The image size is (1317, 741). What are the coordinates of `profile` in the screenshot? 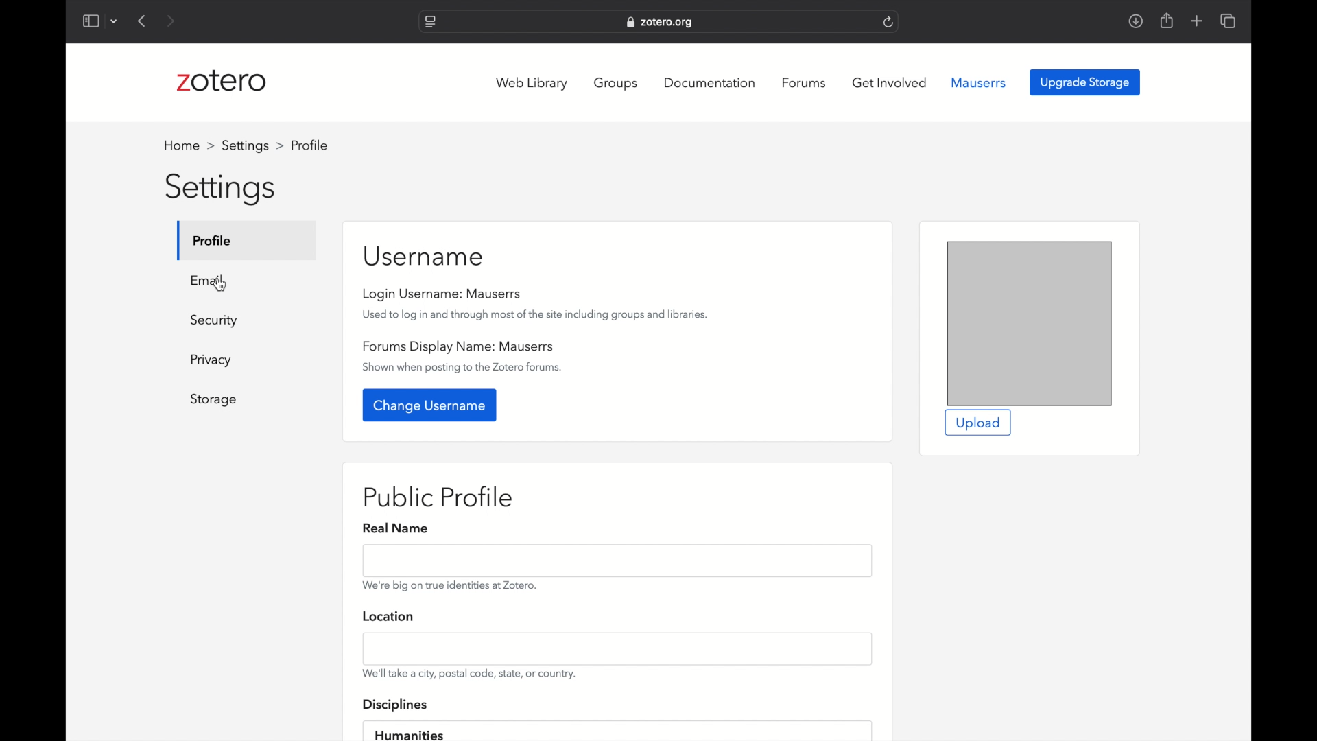 It's located at (309, 145).